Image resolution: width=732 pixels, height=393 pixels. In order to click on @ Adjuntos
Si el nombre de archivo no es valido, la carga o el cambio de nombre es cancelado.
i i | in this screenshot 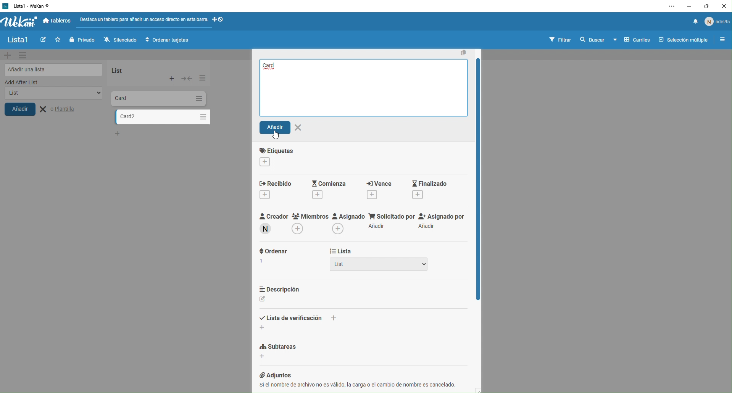, I will do `click(368, 377)`.